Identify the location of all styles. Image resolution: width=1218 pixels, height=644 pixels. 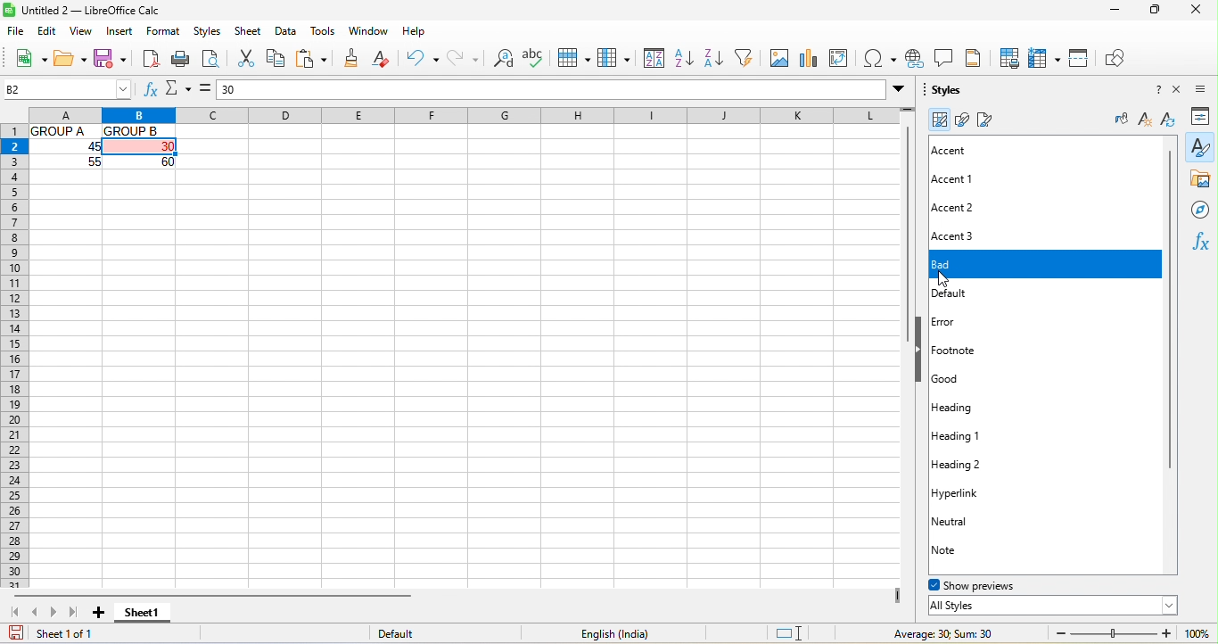
(1050, 606).